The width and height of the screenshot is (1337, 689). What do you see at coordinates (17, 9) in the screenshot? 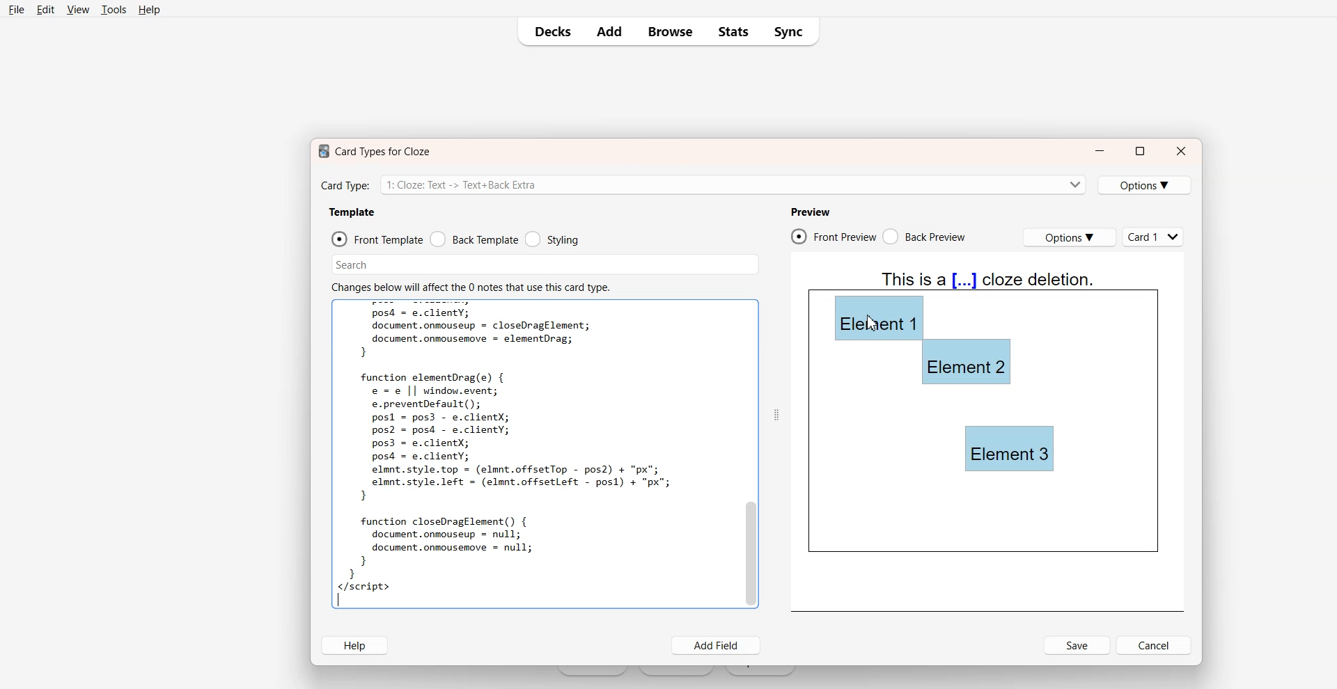
I see `File` at bounding box center [17, 9].